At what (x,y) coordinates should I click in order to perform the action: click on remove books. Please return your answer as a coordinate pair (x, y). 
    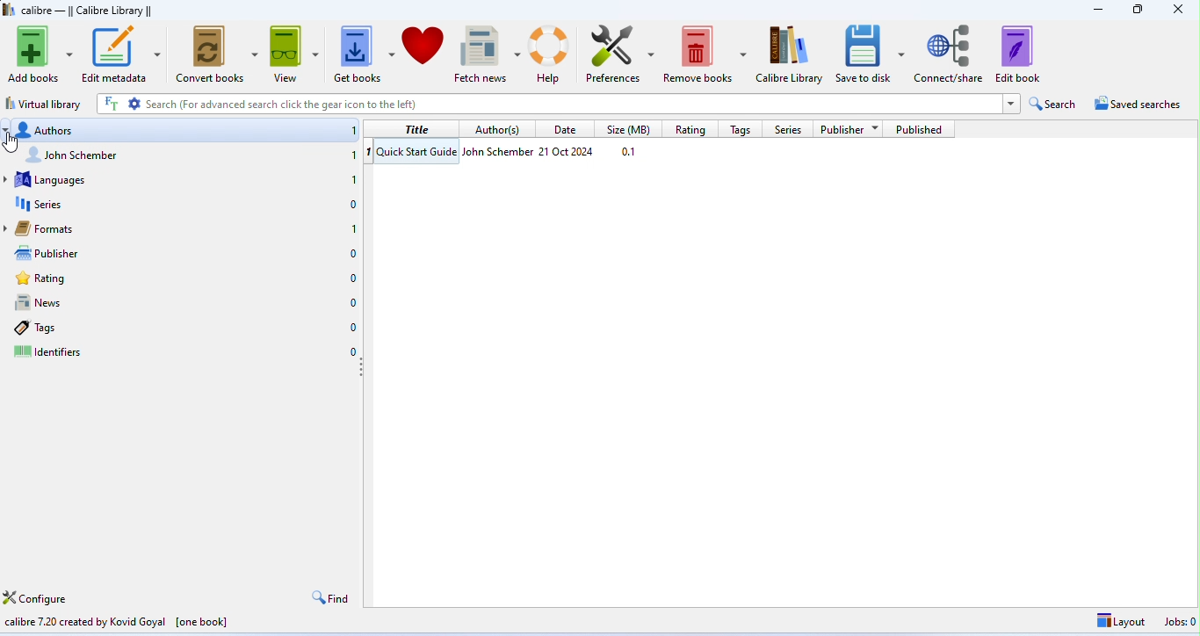
    Looking at the image, I should click on (705, 54).